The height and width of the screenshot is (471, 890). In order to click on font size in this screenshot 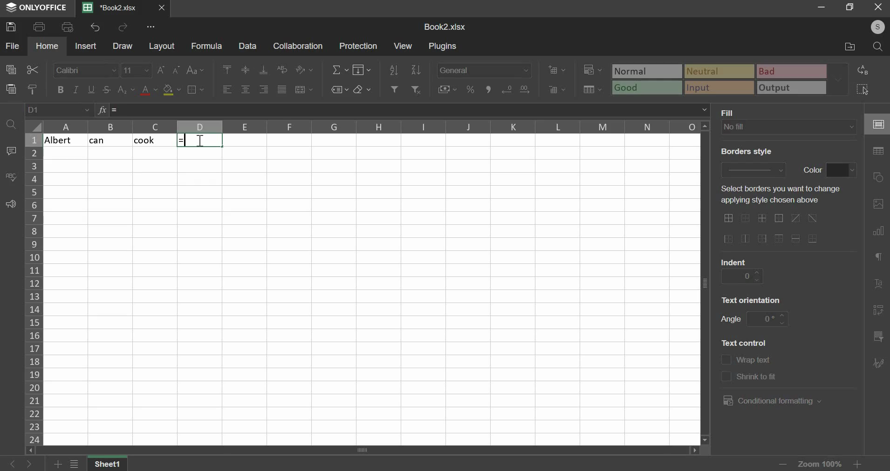, I will do `click(137, 70)`.